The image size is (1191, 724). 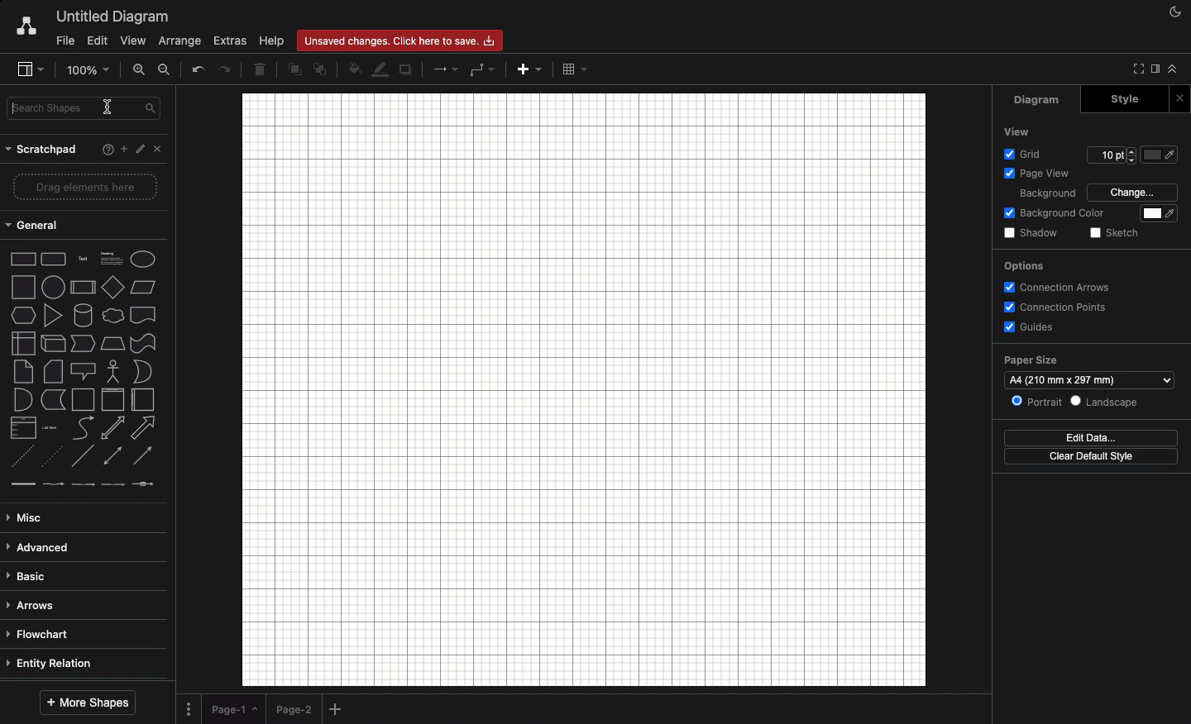 I want to click on Style, so click(x=1121, y=98).